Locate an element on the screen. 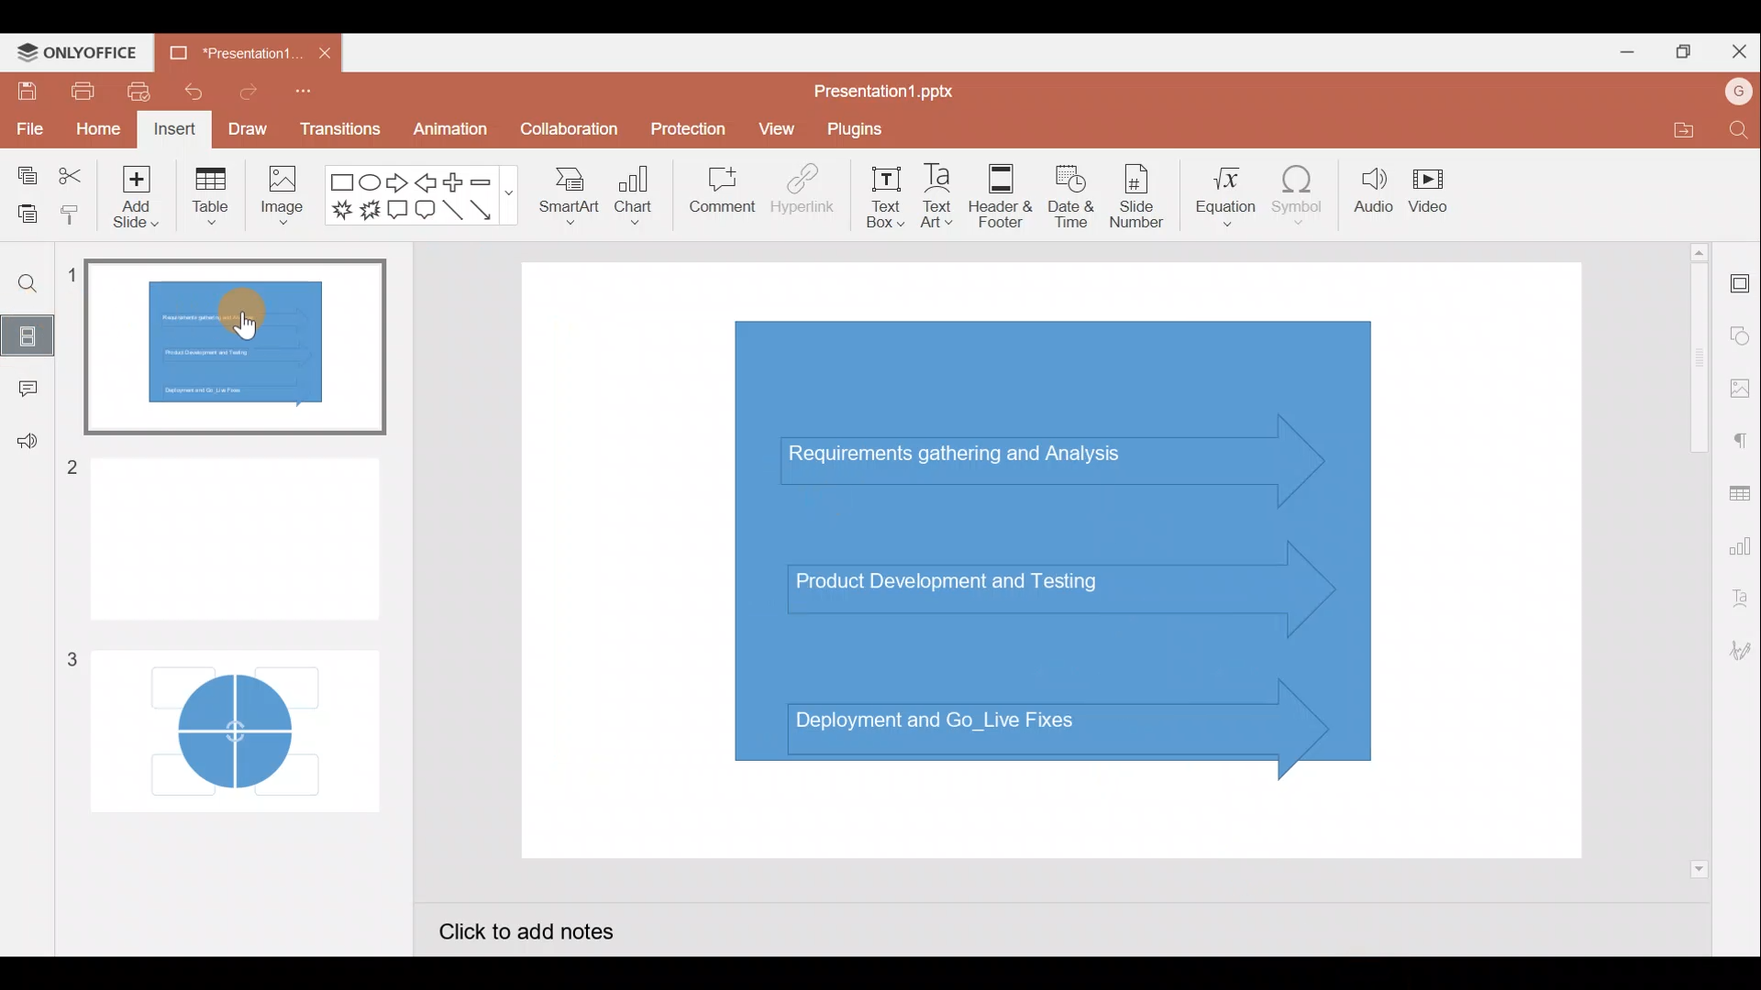 This screenshot has width=1761, height=990. Insert is located at coordinates (174, 128).